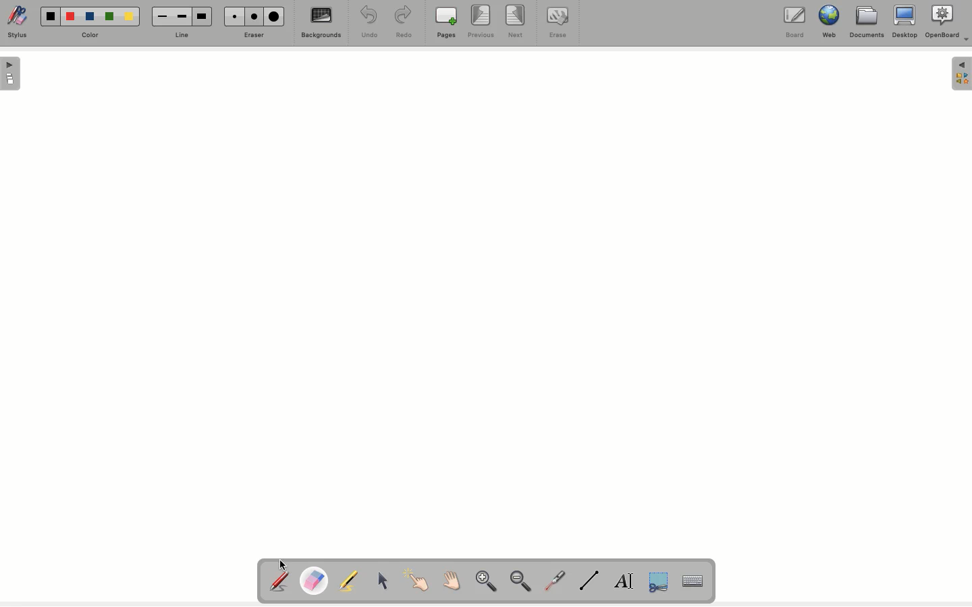 This screenshot has width=972, height=607. I want to click on Menu, so click(961, 75).